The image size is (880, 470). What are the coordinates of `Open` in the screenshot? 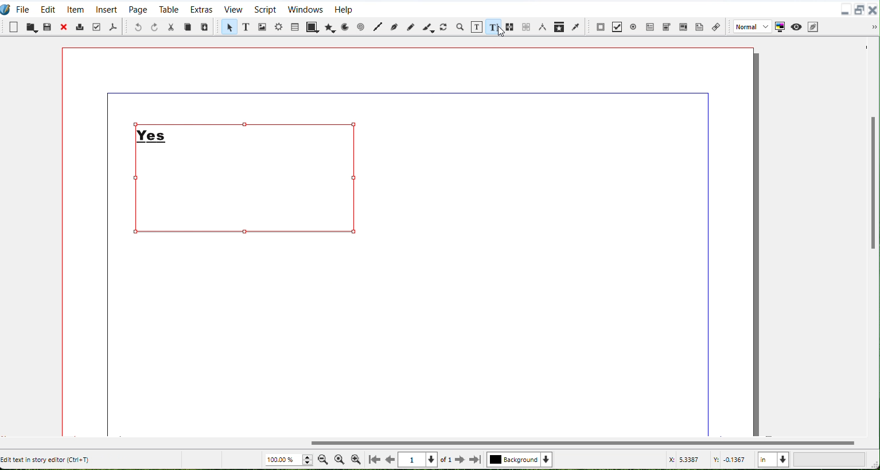 It's located at (31, 27).